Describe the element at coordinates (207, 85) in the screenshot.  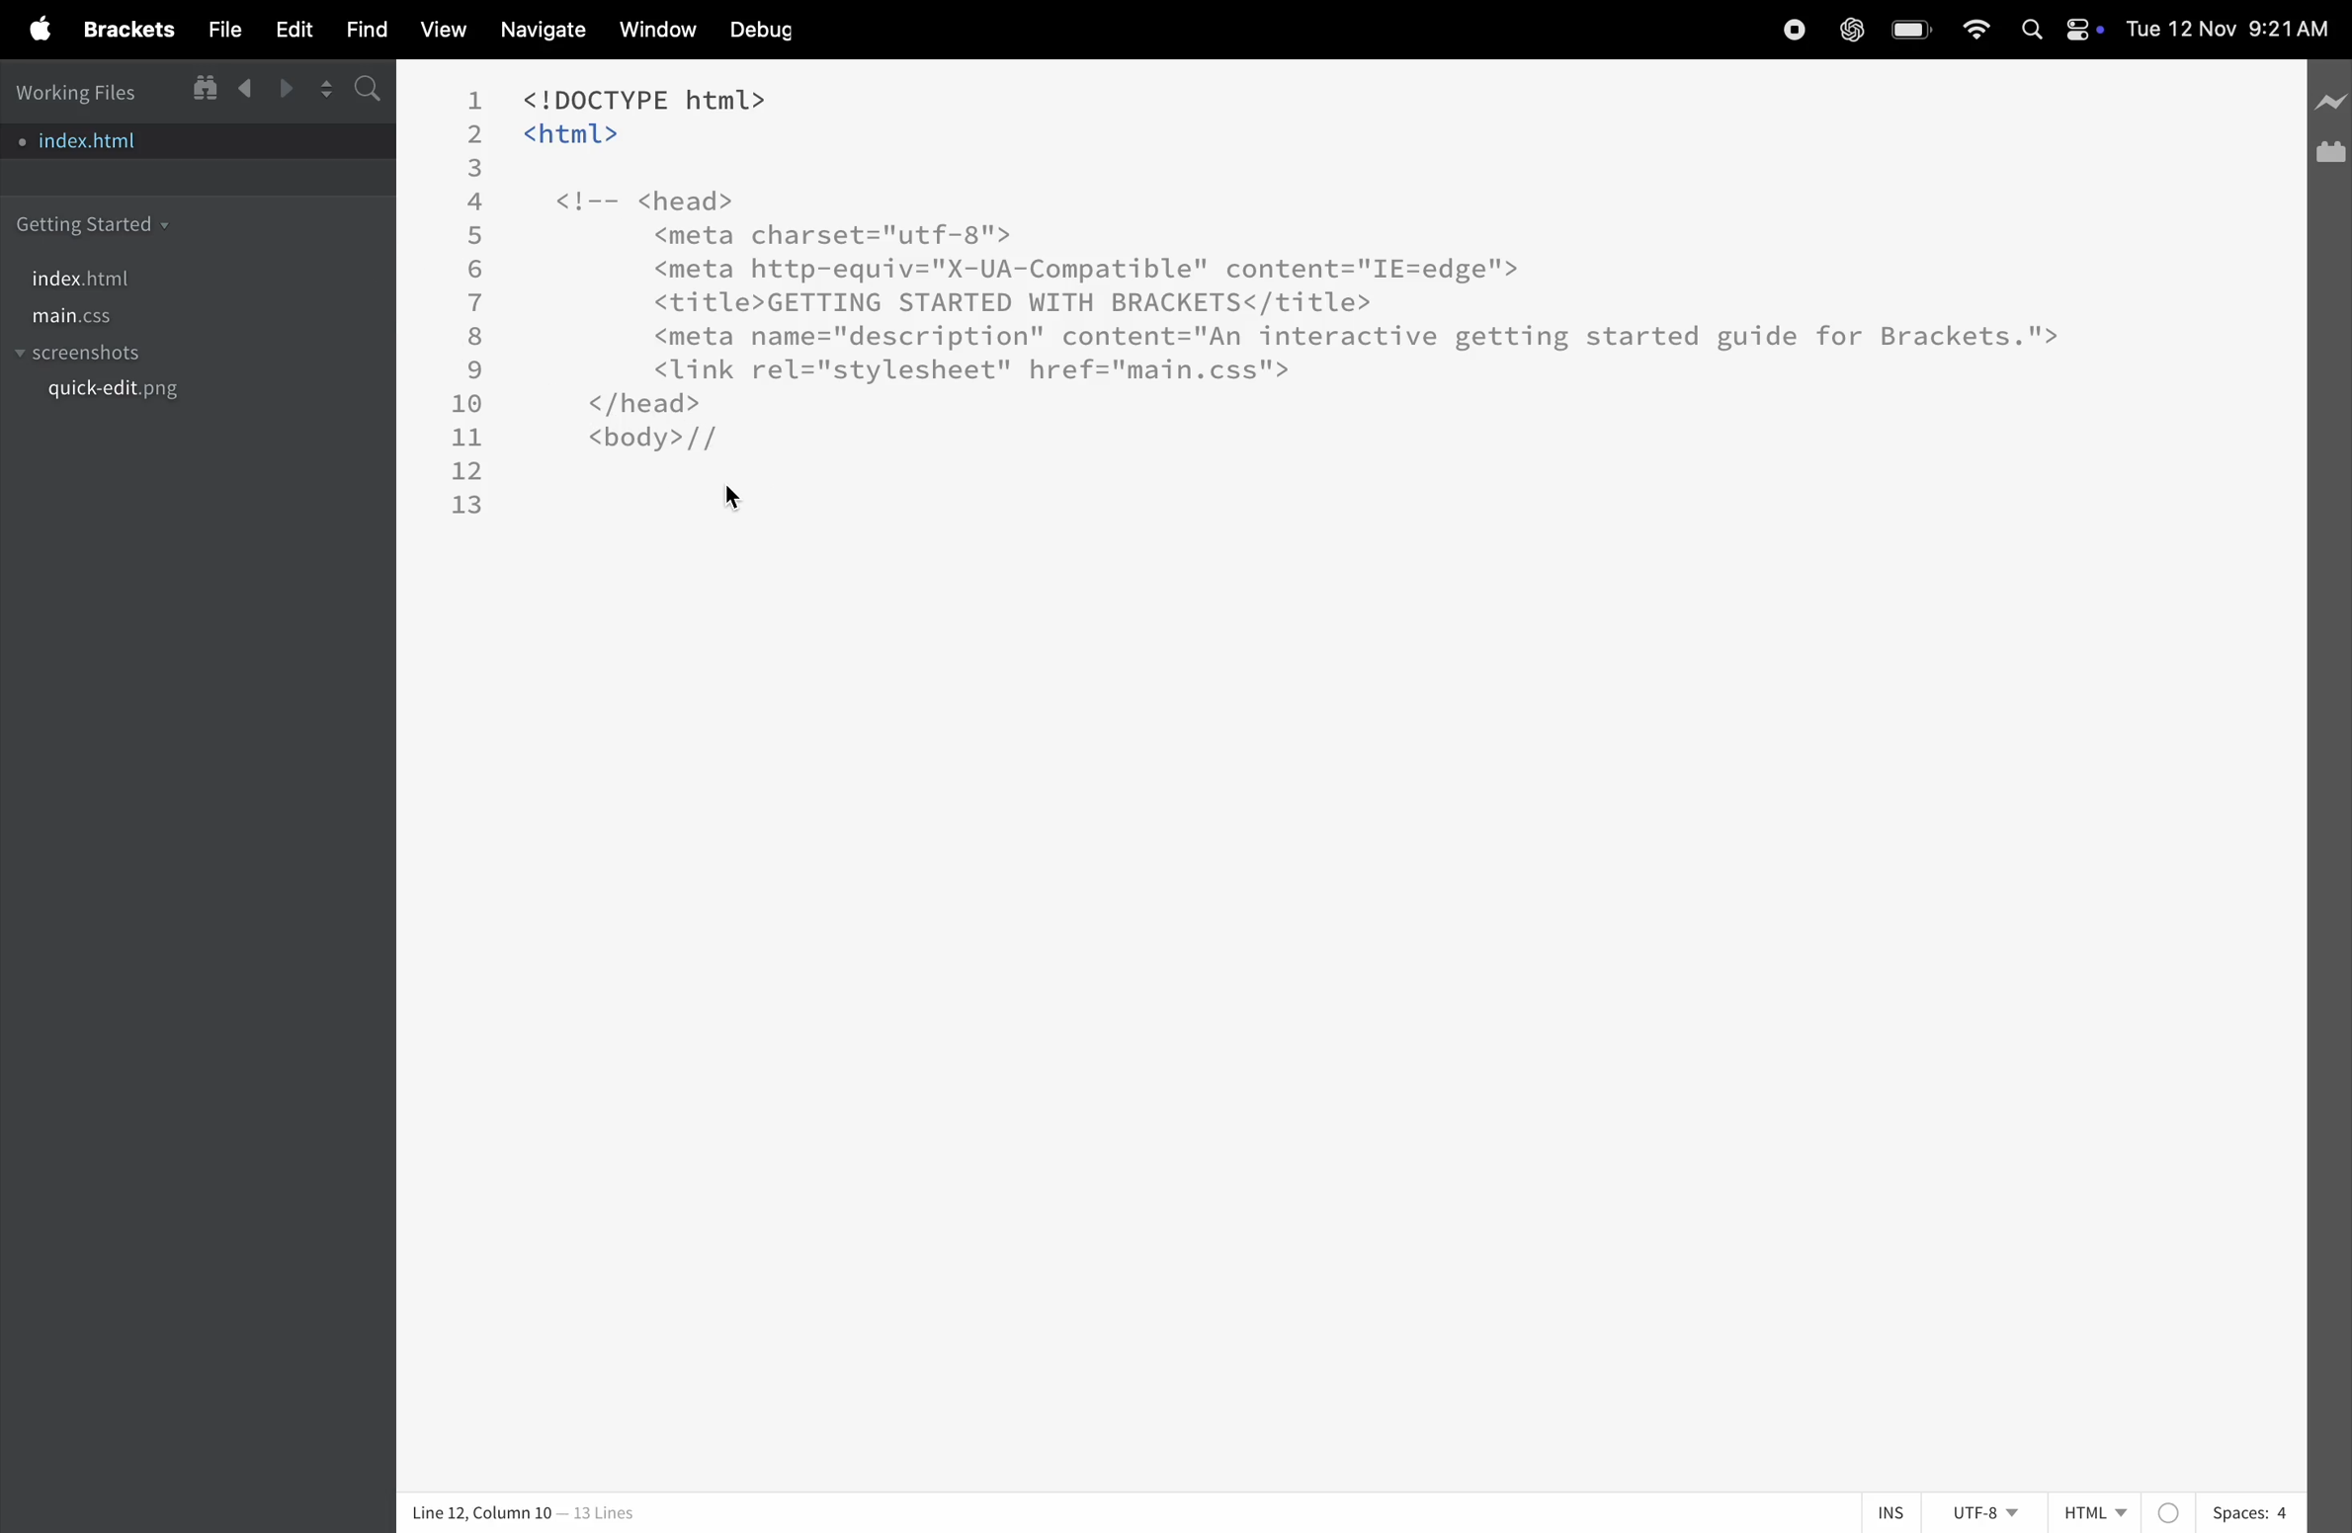
I see `show in file tree` at that location.